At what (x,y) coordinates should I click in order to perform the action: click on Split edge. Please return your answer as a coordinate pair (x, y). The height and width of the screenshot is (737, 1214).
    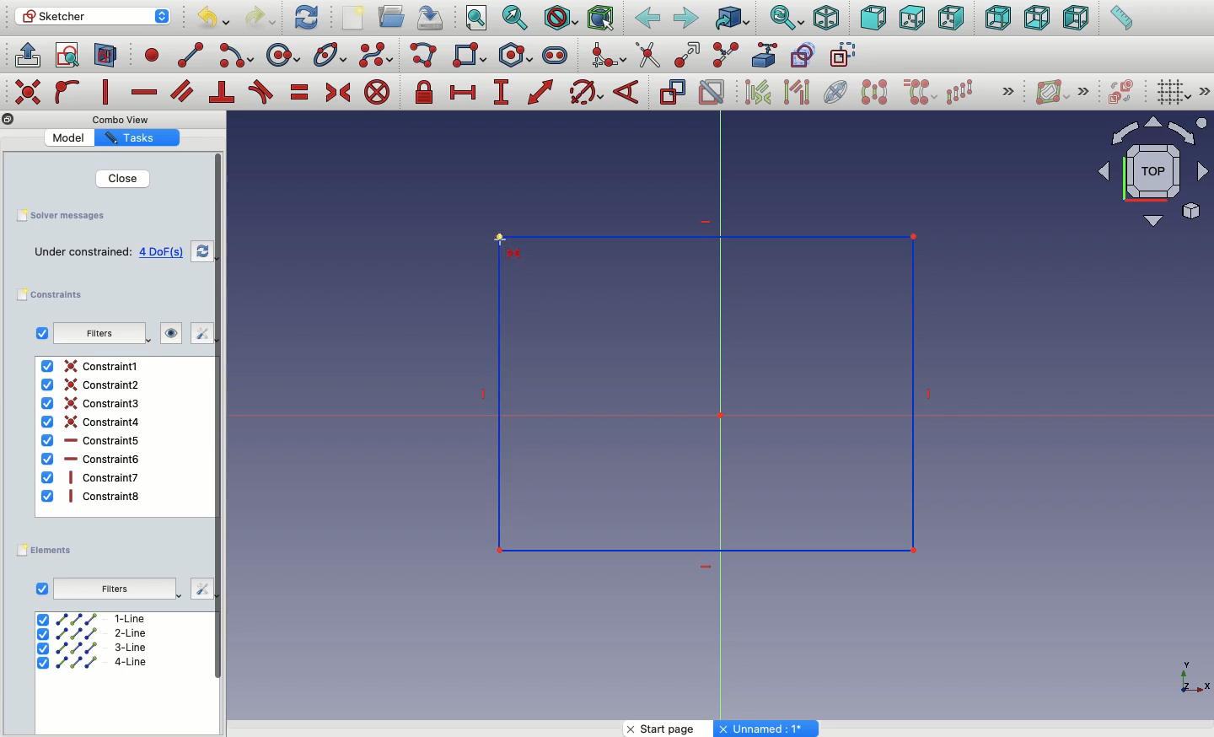
    Looking at the image, I should click on (725, 56).